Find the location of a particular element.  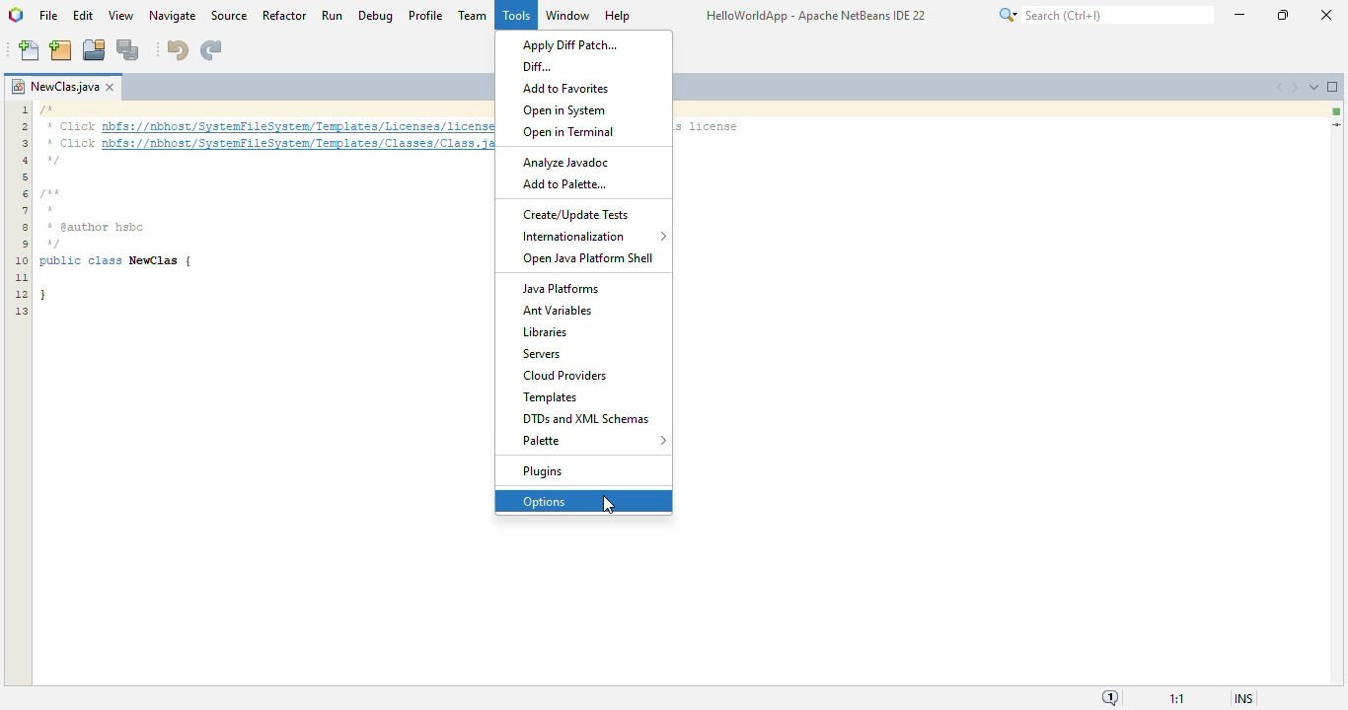

source is located at coordinates (230, 16).